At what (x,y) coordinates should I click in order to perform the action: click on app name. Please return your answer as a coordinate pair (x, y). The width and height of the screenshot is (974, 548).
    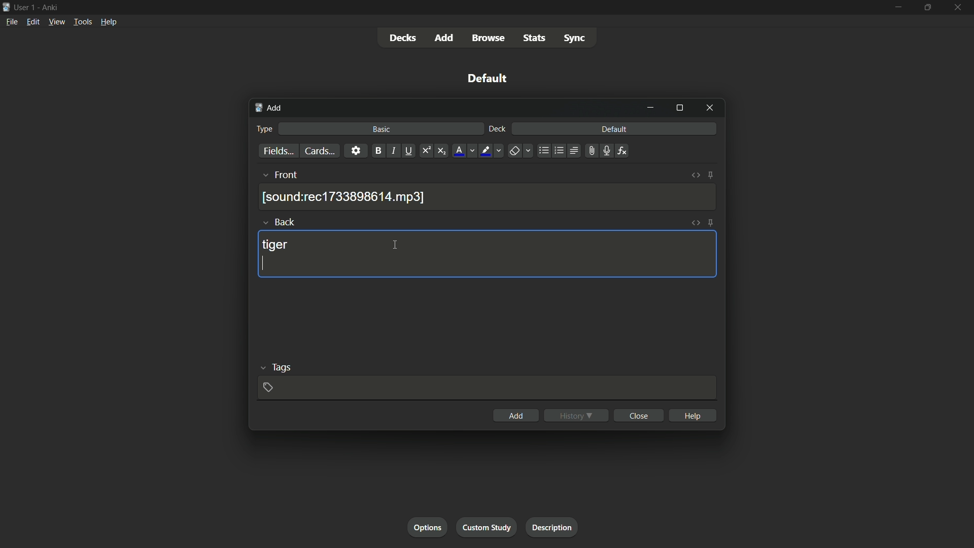
    Looking at the image, I should click on (49, 7).